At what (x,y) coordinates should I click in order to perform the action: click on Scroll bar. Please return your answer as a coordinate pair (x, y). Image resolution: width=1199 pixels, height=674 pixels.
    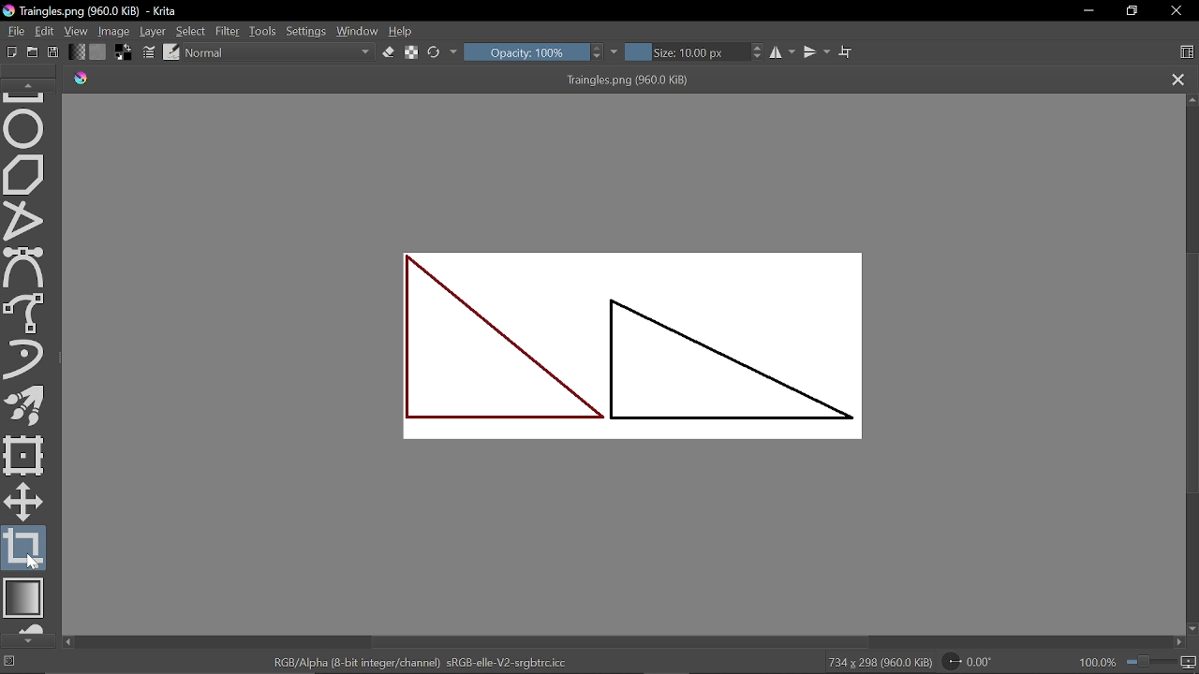
    Looking at the image, I should click on (1191, 375).